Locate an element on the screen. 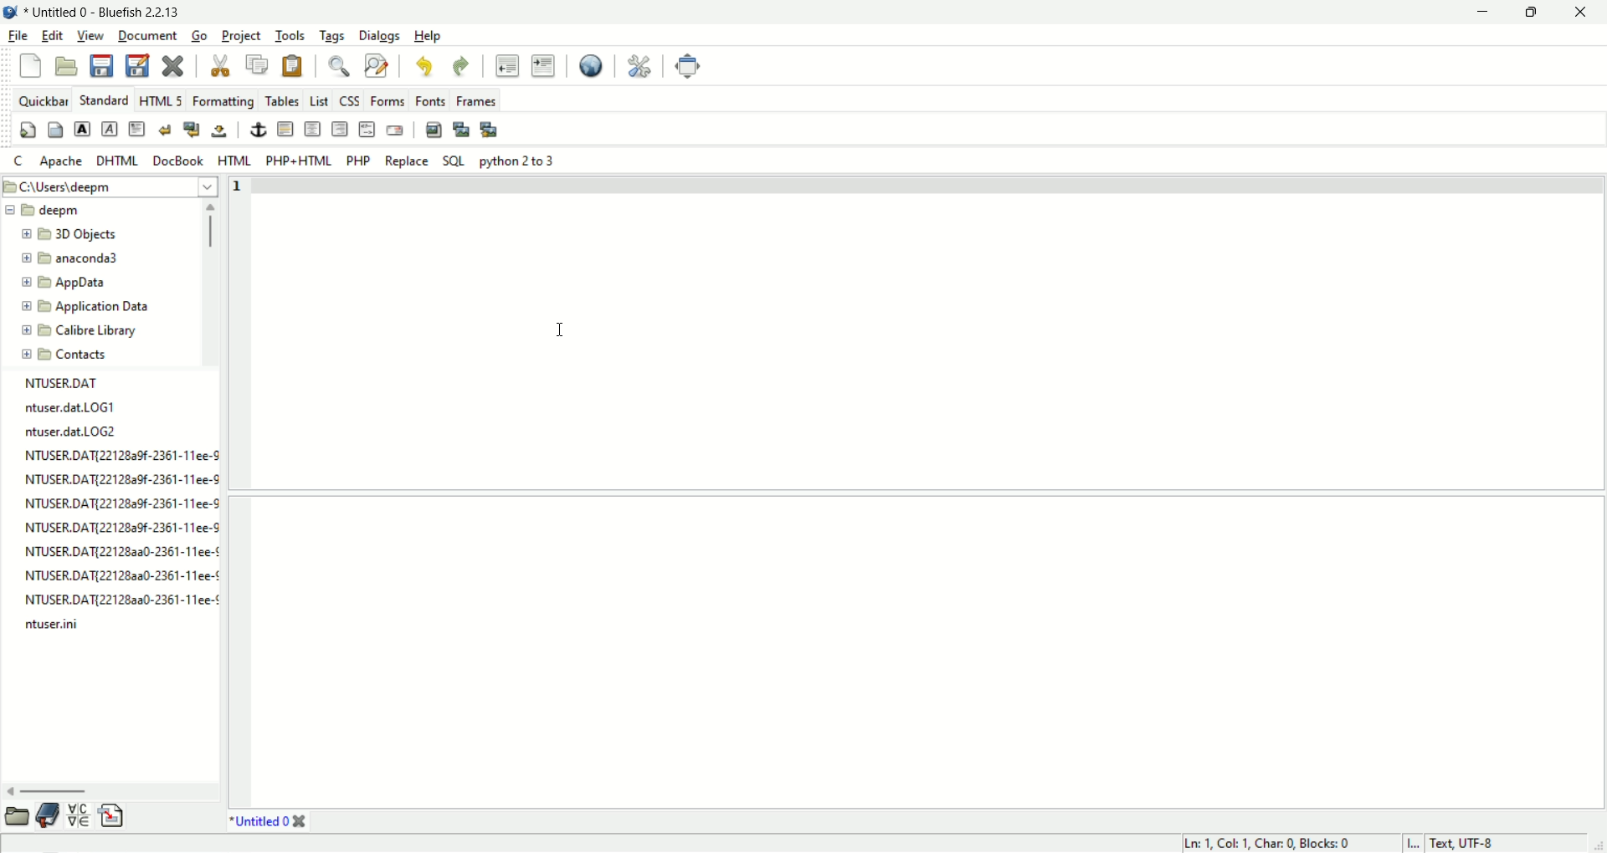 This screenshot has width=1607, height=853. go is located at coordinates (202, 36).